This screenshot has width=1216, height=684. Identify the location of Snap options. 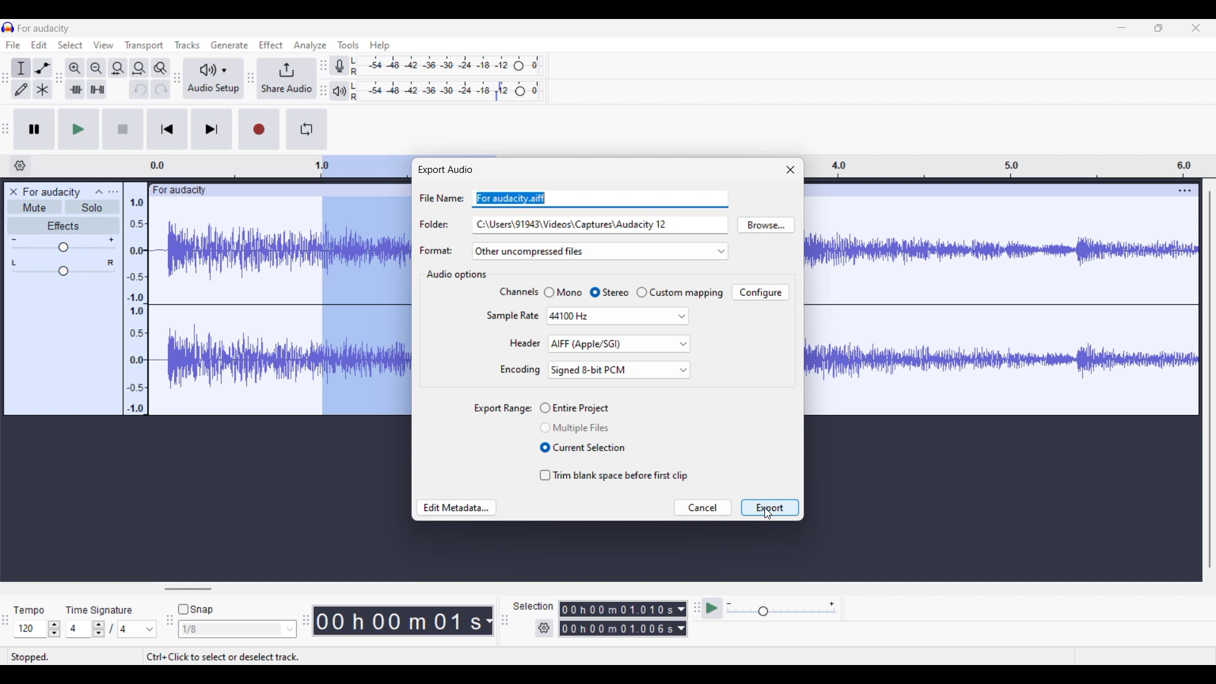
(238, 629).